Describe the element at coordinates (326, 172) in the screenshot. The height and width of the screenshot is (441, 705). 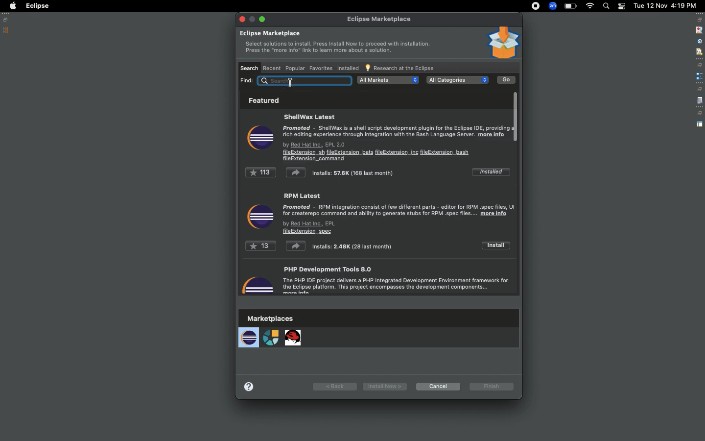
I see `Installs` at that location.